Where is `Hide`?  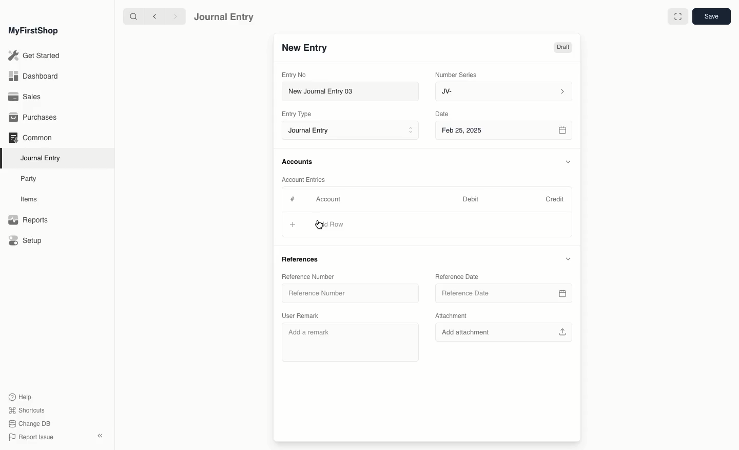 Hide is located at coordinates (567, 162).